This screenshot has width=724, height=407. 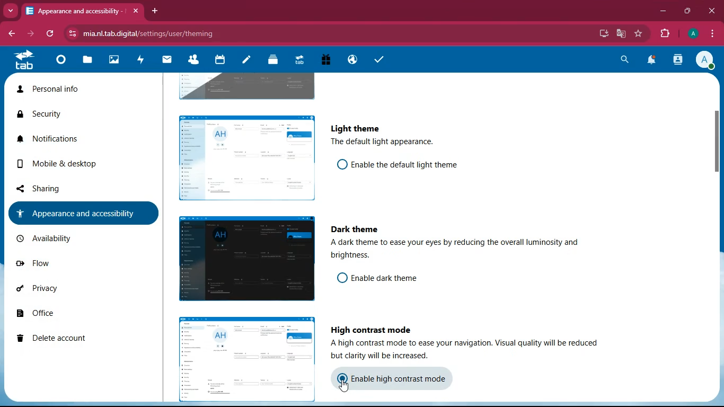 I want to click on public, so click(x=351, y=60).